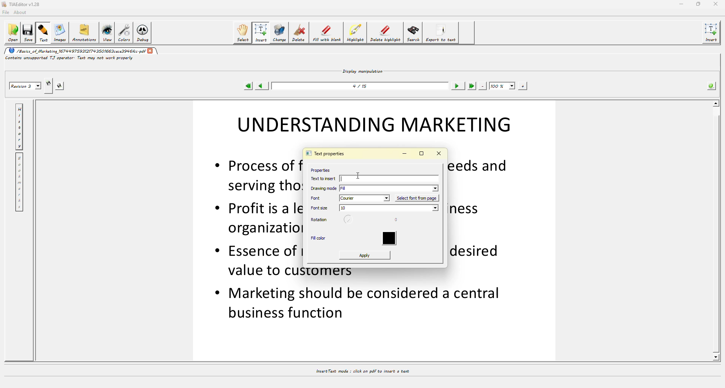  What do you see at coordinates (362, 371) in the screenshot?
I see `insert text mode: click on pdf to insert a text` at bounding box center [362, 371].